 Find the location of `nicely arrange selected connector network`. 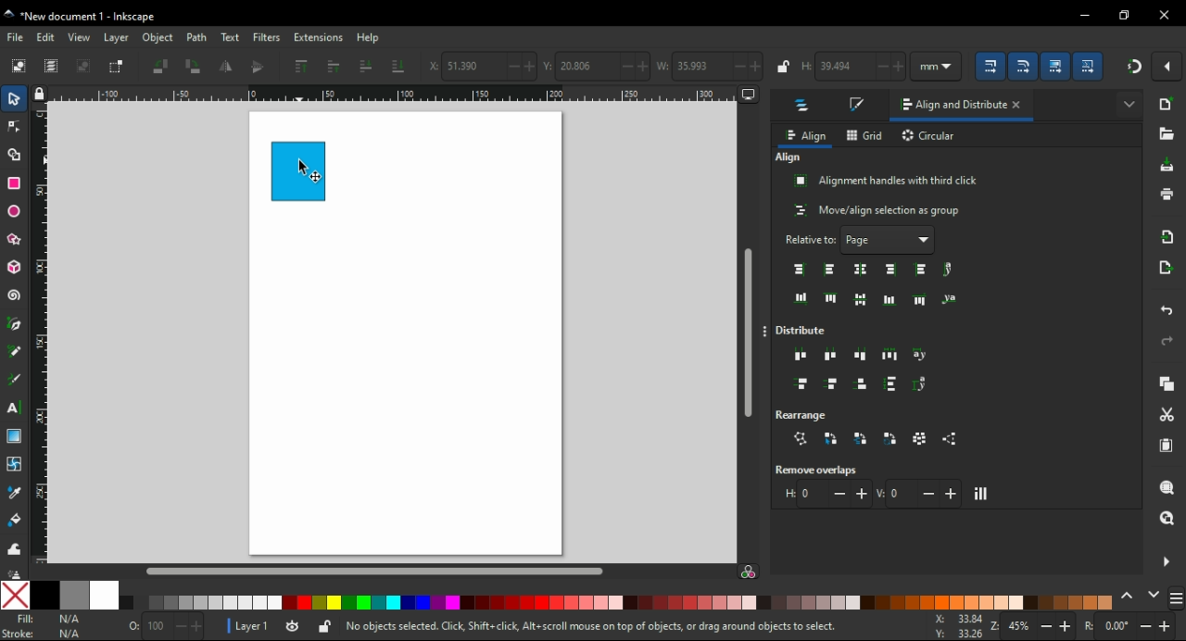

nicely arrange selected connector network is located at coordinates (801, 439).